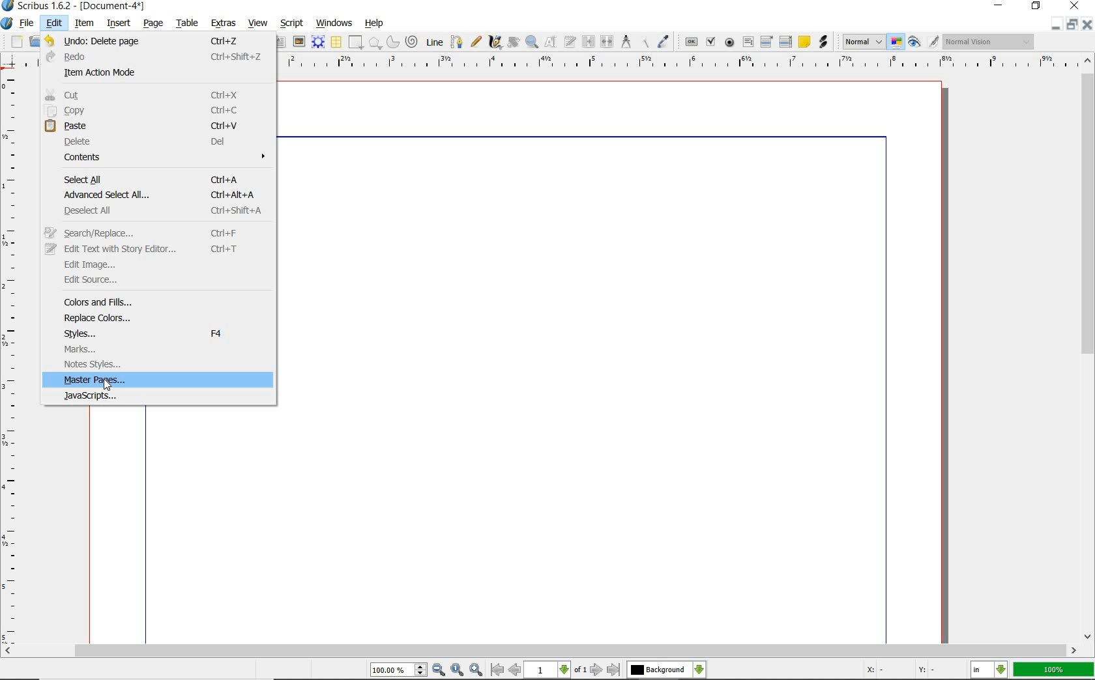  Describe the element at coordinates (626, 42) in the screenshot. I see `measurements` at that location.